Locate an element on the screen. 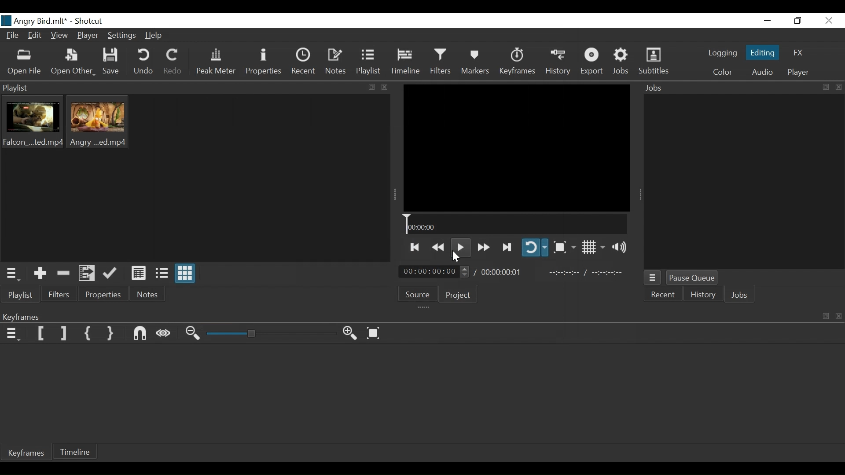  Edit is located at coordinates (36, 36).